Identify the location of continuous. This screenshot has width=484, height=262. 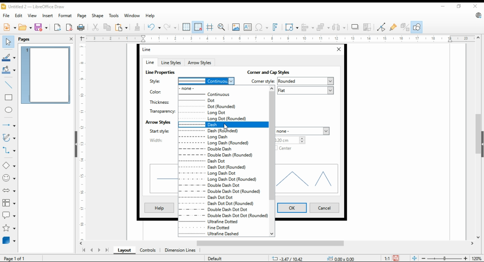
(206, 80).